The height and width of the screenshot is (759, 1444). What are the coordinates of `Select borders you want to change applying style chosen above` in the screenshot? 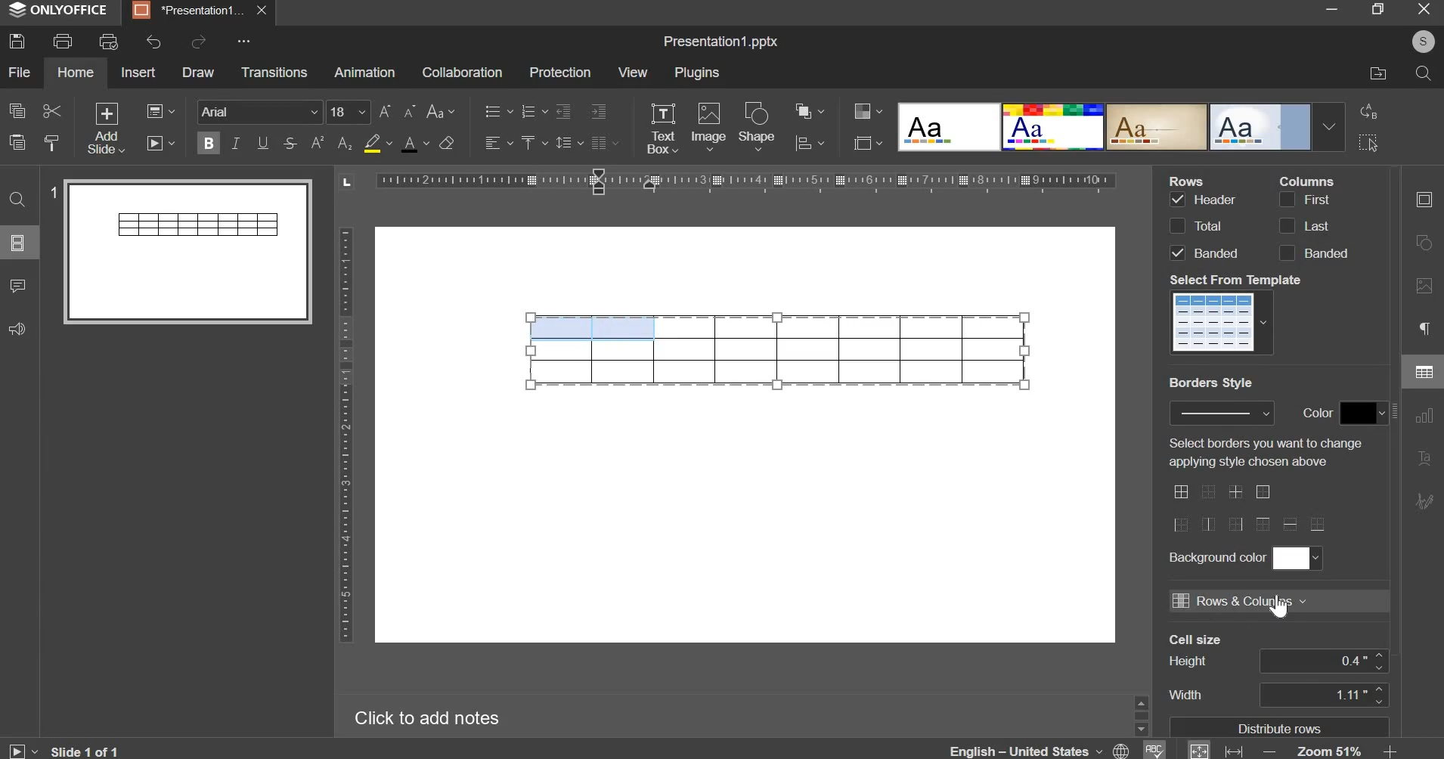 It's located at (1263, 452).